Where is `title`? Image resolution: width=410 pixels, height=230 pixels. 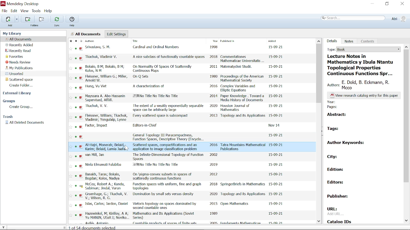 title is located at coordinates (169, 57).